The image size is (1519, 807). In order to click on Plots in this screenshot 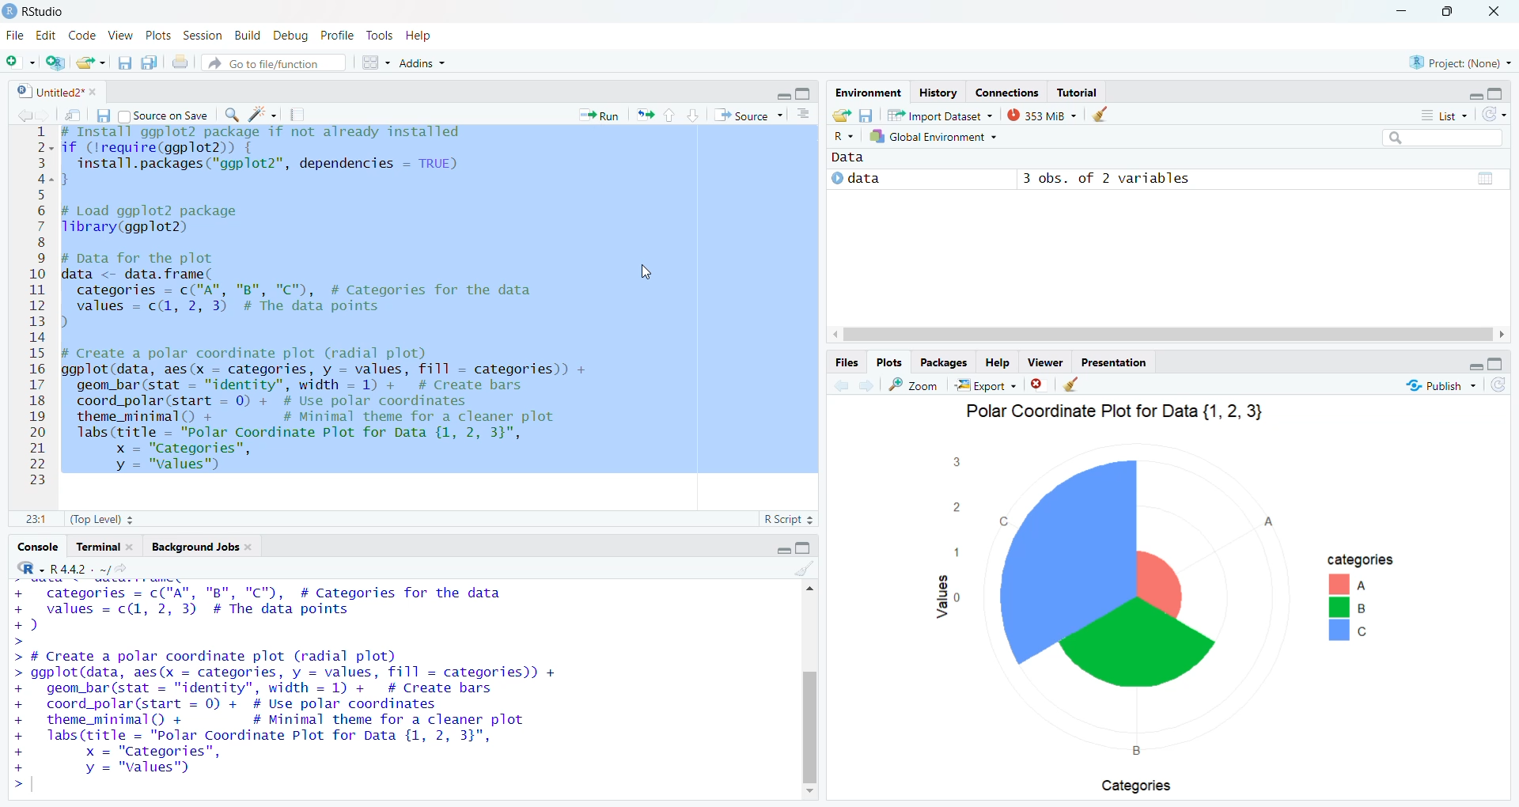, I will do `click(891, 363)`.